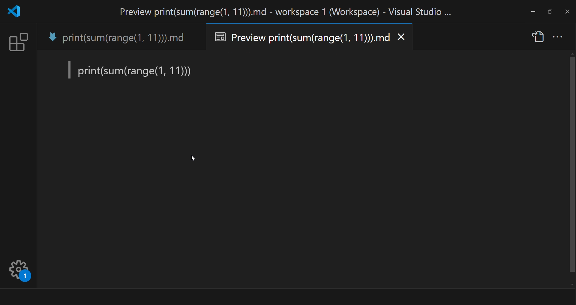 The image size is (576, 305). What do you see at coordinates (401, 37) in the screenshot?
I see `close tab` at bounding box center [401, 37].